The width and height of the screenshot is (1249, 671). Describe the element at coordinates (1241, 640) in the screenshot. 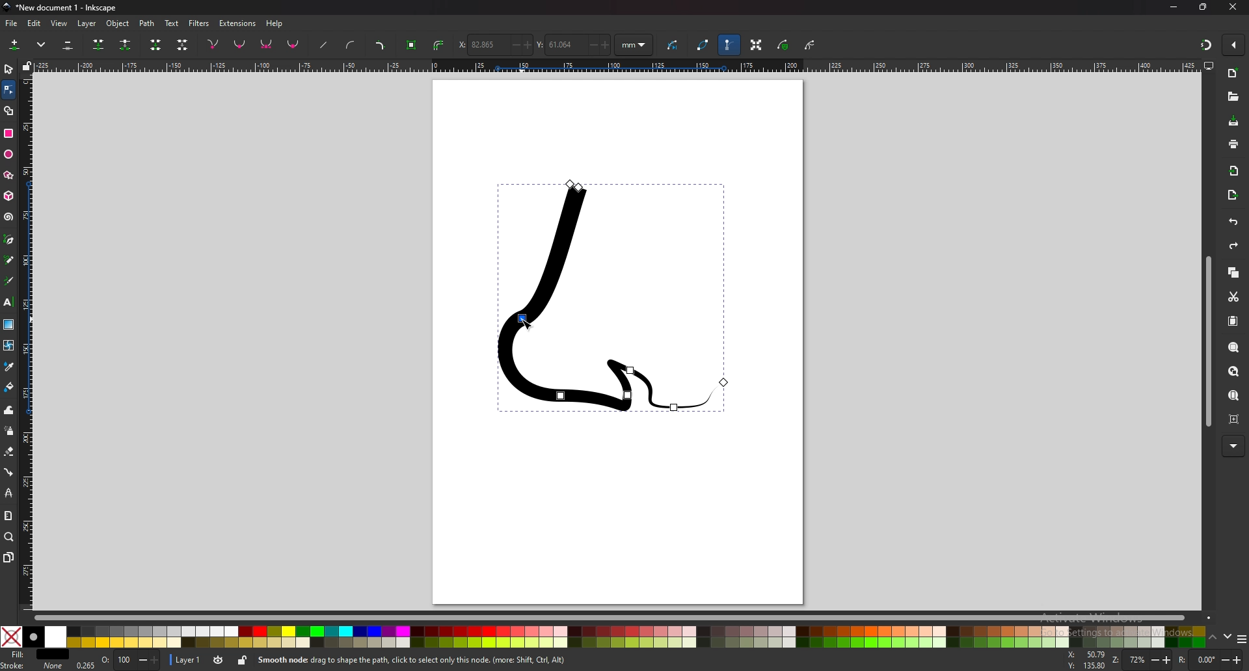

I see `options` at that location.